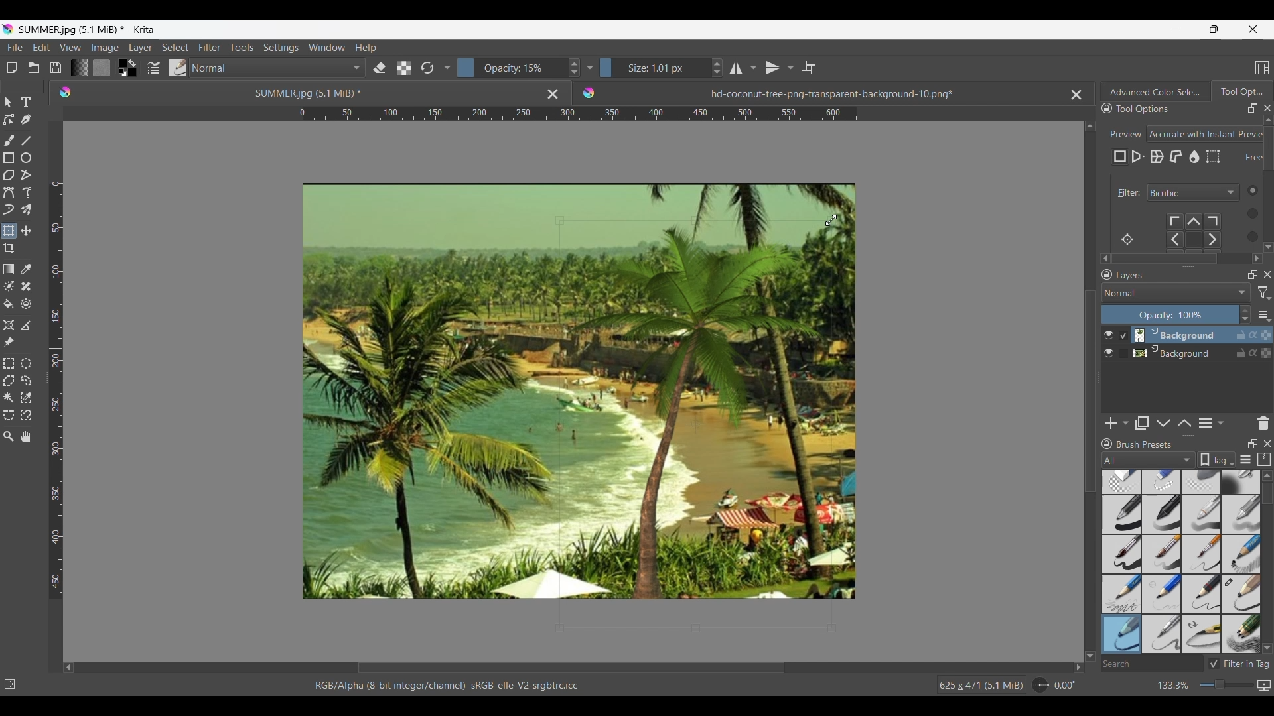 This screenshot has width=1274, height=716. Describe the element at coordinates (140, 48) in the screenshot. I see `Layer` at that location.